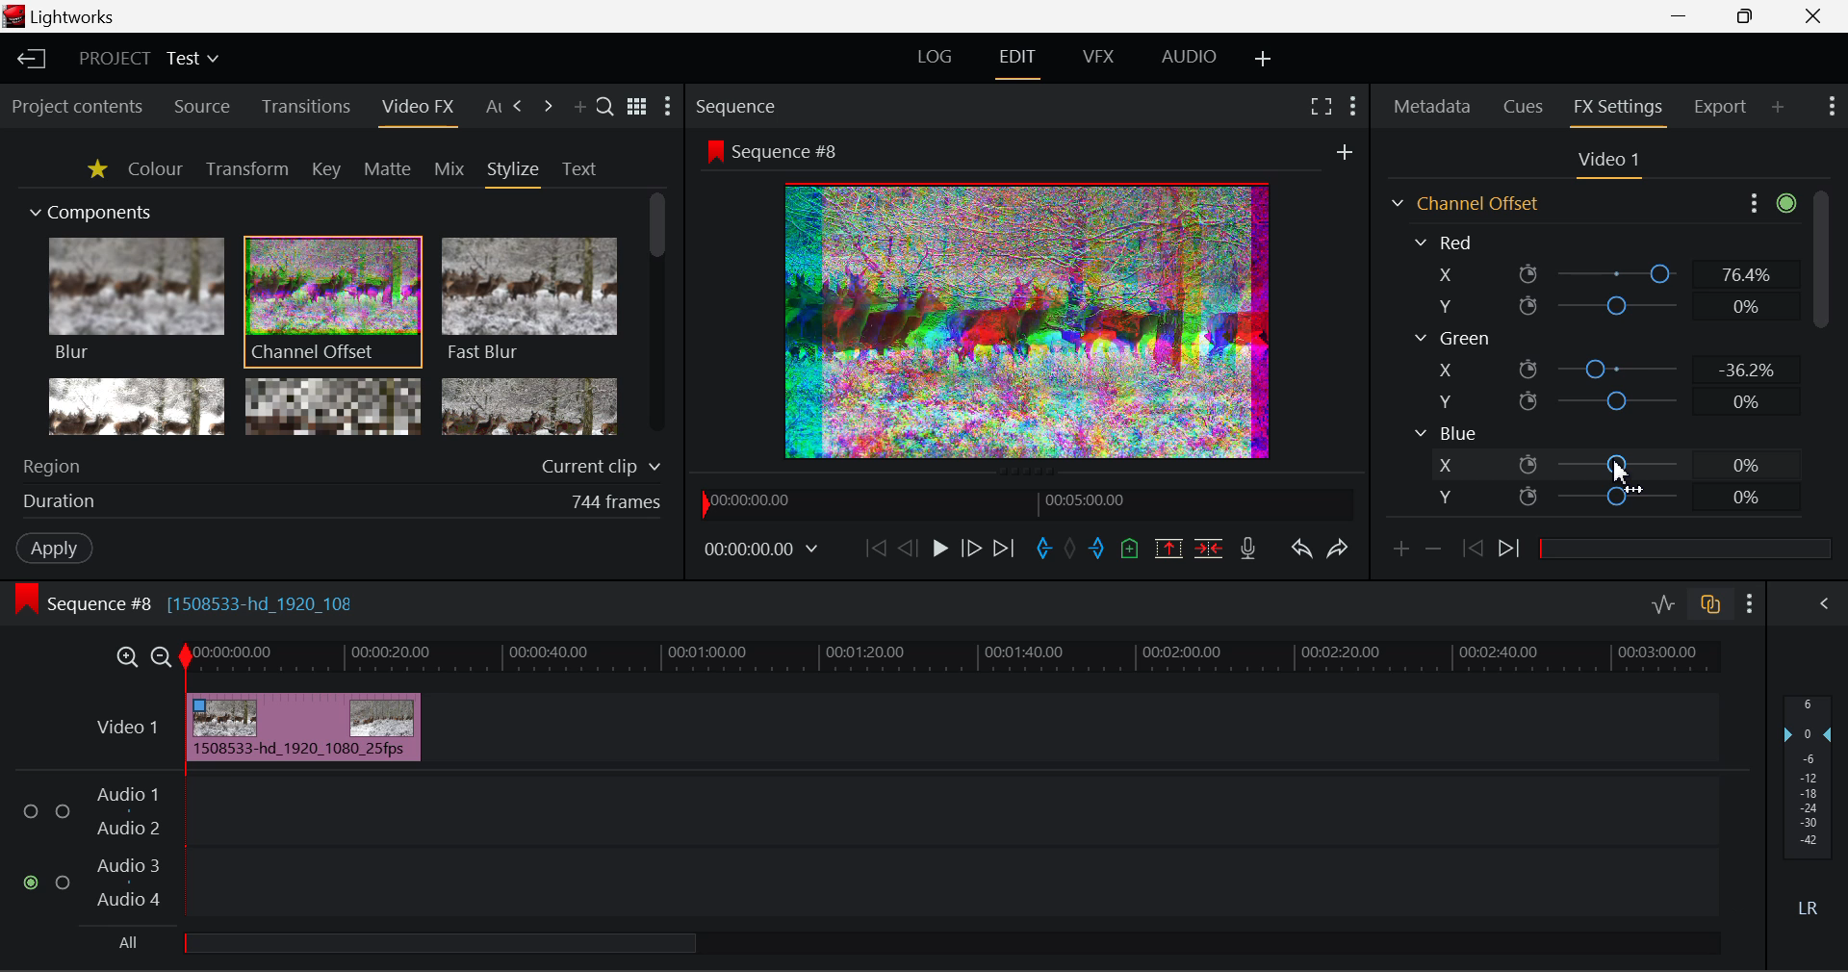 The width and height of the screenshot is (1848, 972). Describe the element at coordinates (578, 169) in the screenshot. I see `Text` at that location.